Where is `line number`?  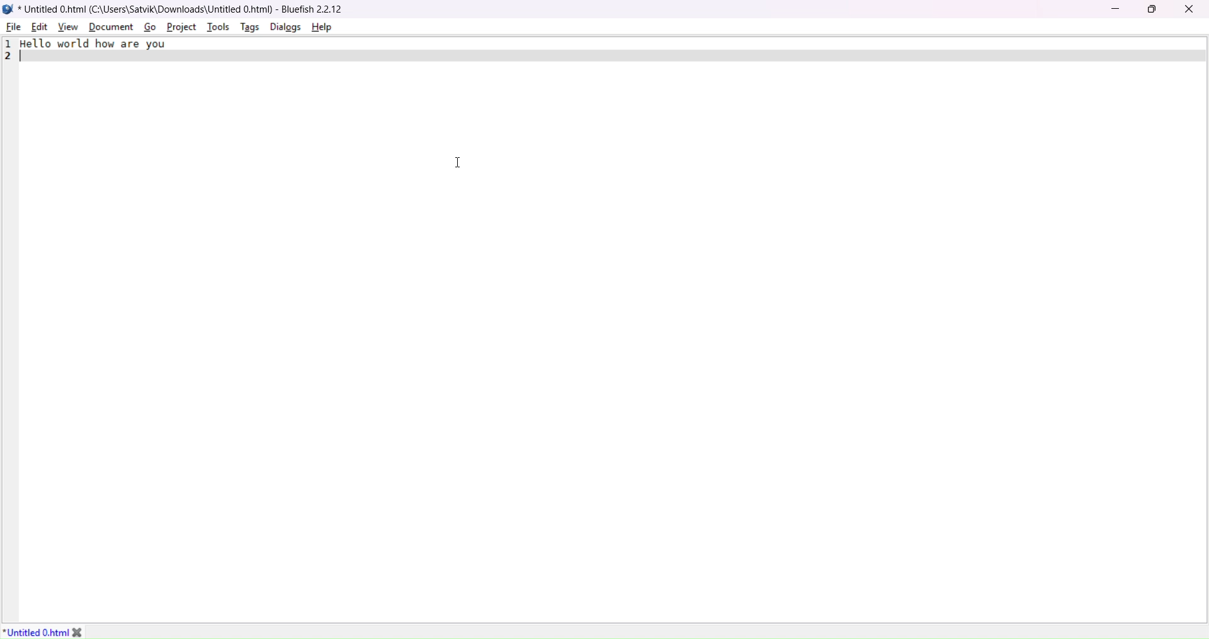 line number is located at coordinates (8, 50).